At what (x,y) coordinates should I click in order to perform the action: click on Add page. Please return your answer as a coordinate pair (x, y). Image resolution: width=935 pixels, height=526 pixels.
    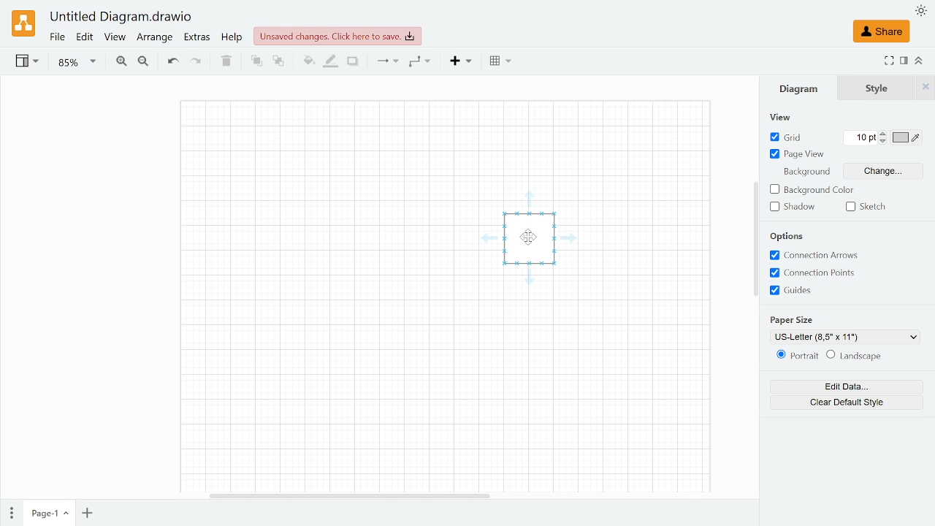
    Looking at the image, I should click on (87, 514).